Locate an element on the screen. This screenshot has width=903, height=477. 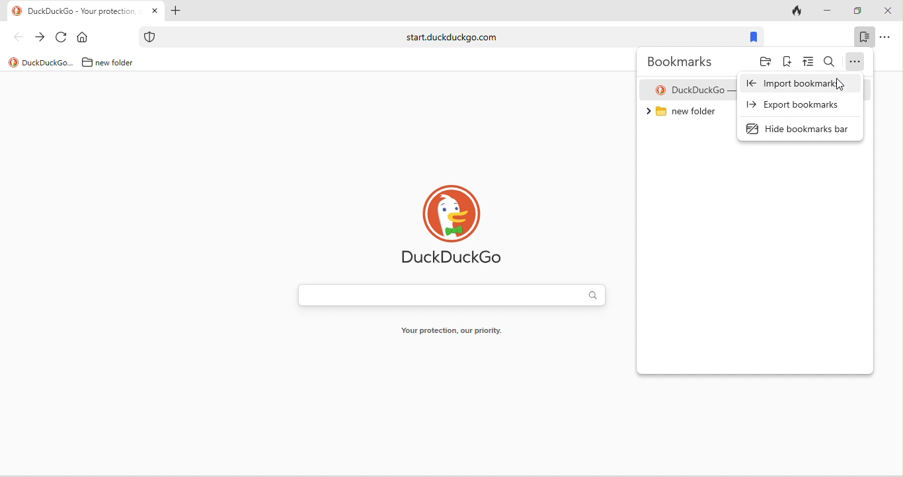
minimize is located at coordinates (826, 11).